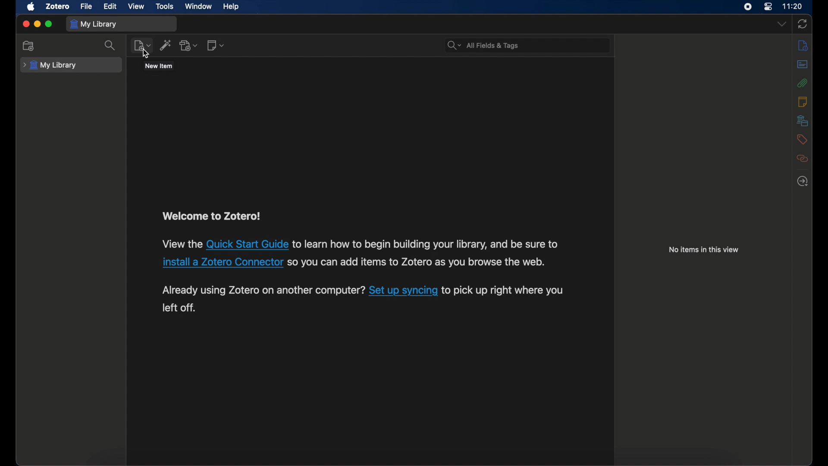  I want to click on Welcome to Zotero!

View the Quick Start Guide to learn how to begin building your library, and be sure to
install a Zotero Connector so you can add items to Zotero as you browse the web.
Already using Zotero on another computer? Set up syncing to pick up right where you
left off., so click(371, 266).